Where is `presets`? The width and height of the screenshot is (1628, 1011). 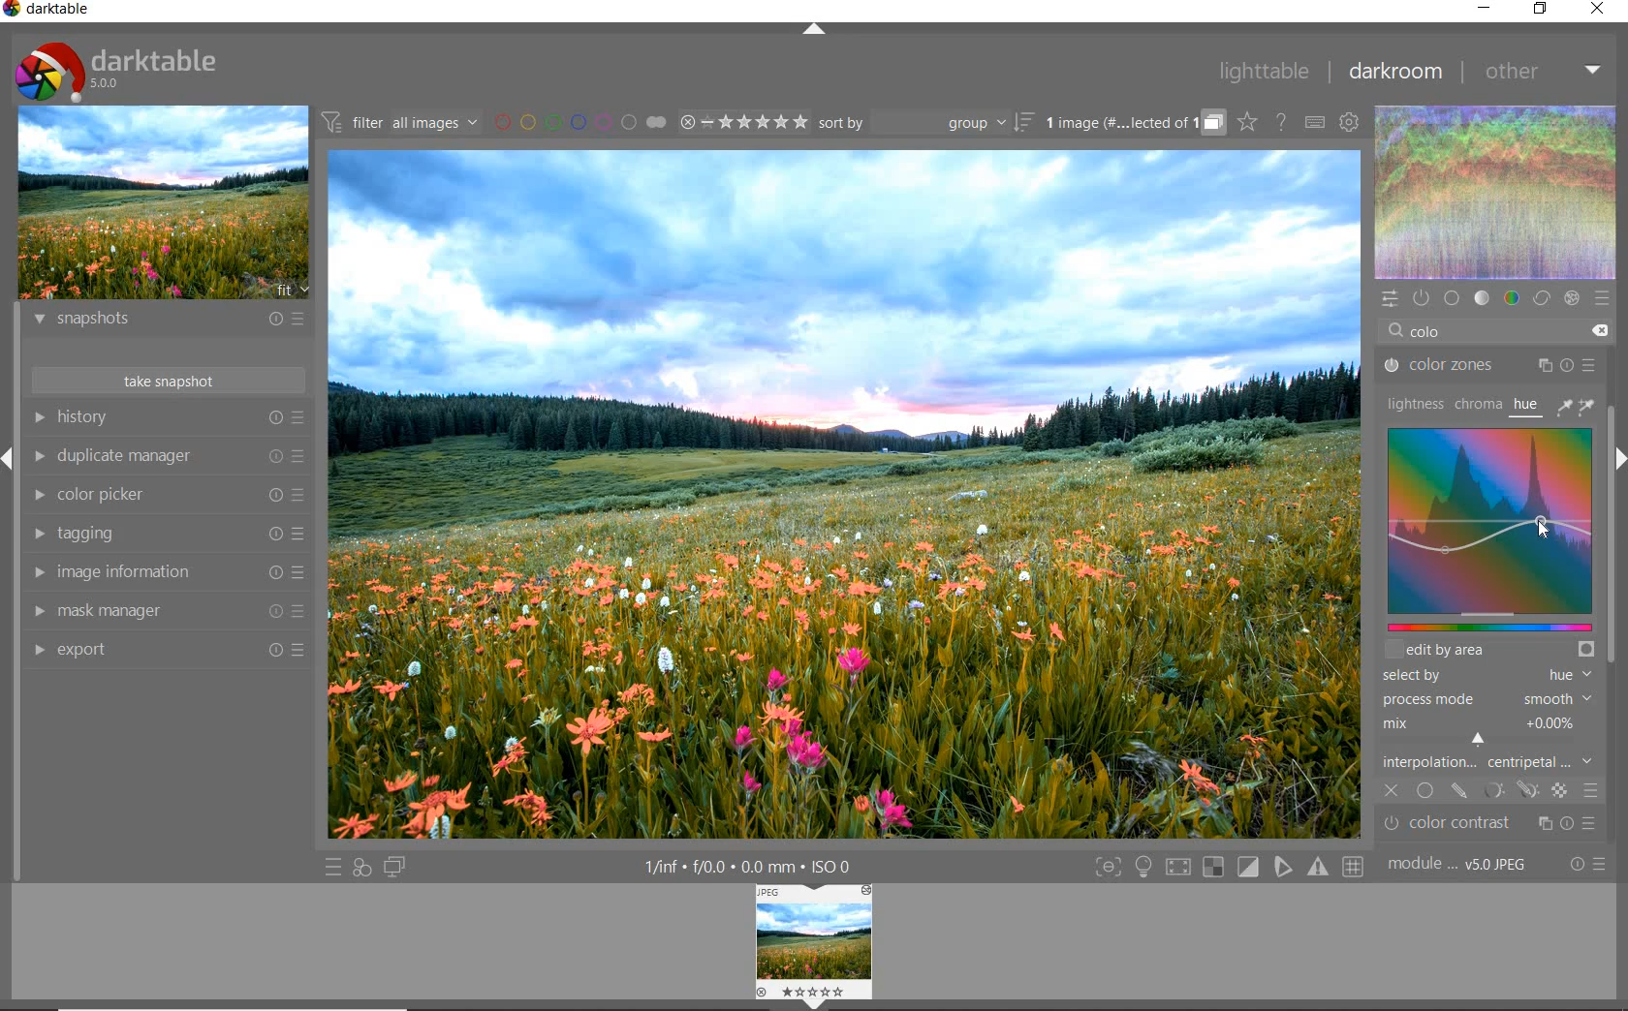 presets is located at coordinates (1601, 298).